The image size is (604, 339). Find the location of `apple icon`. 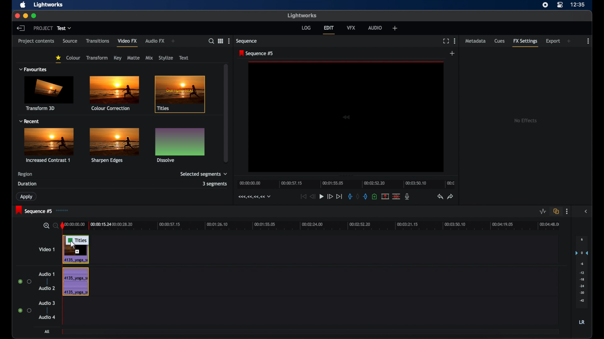

apple icon is located at coordinates (23, 5).